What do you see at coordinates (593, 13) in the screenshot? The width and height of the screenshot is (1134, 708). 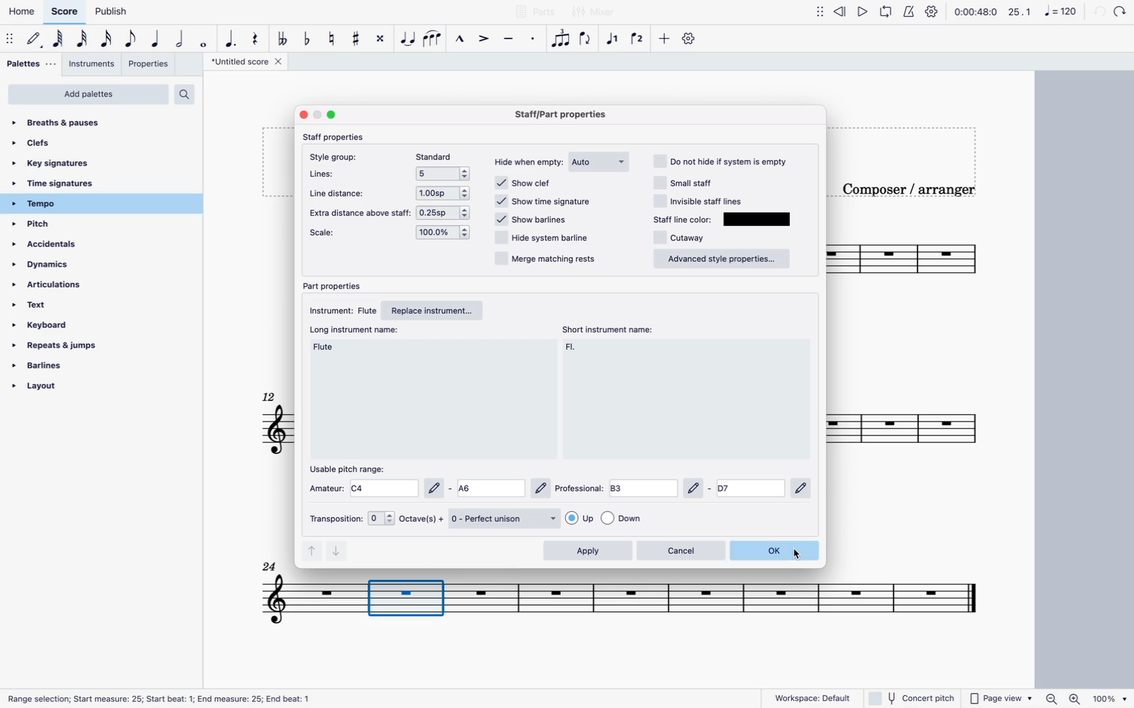 I see `mixer` at bounding box center [593, 13].